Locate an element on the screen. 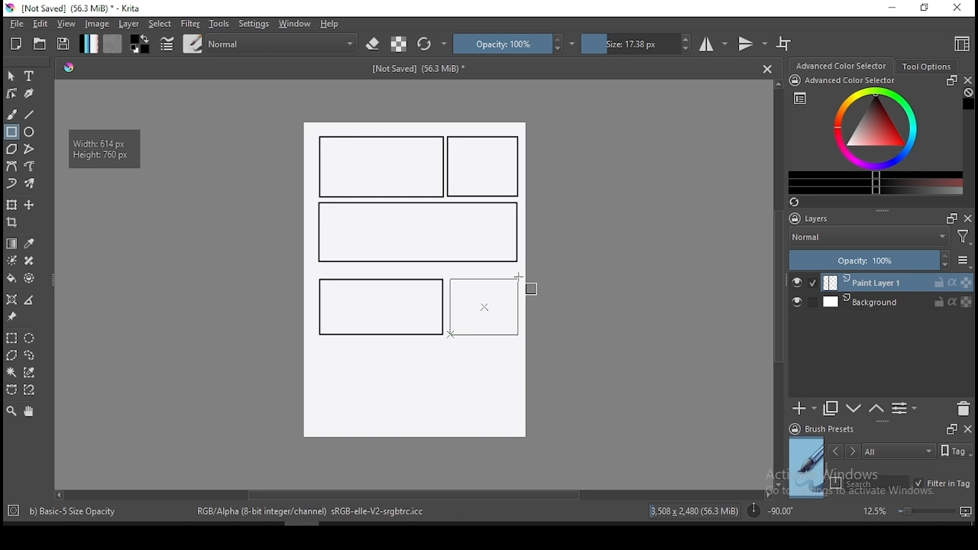  move a layer is located at coordinates (29, 205).